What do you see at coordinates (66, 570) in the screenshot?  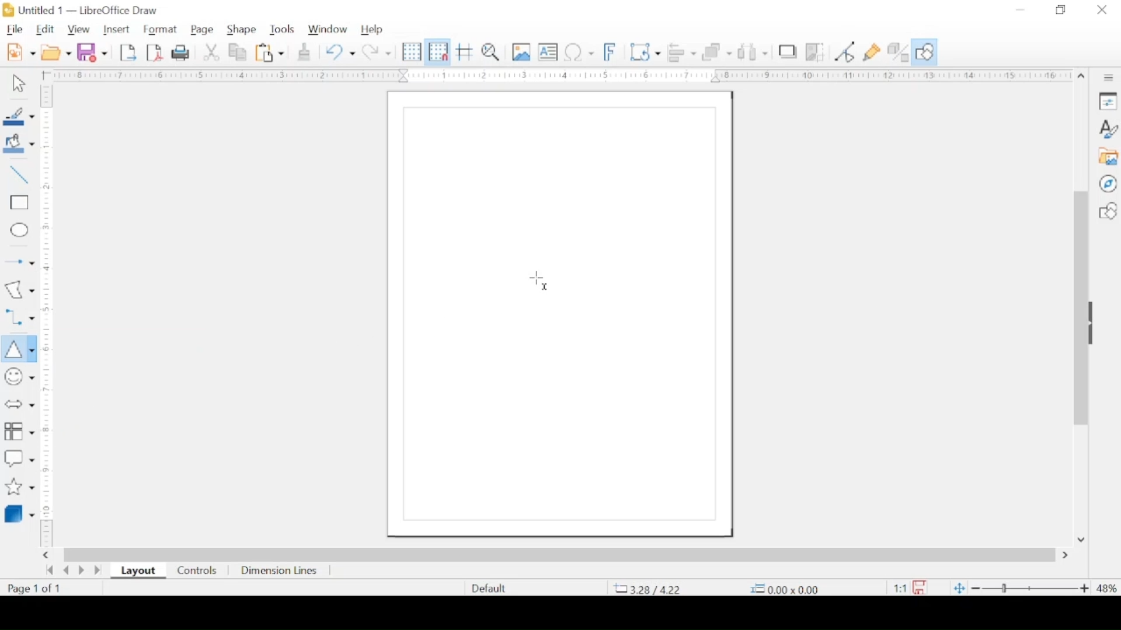 I see `previous page` at bounding box center [66, 570].